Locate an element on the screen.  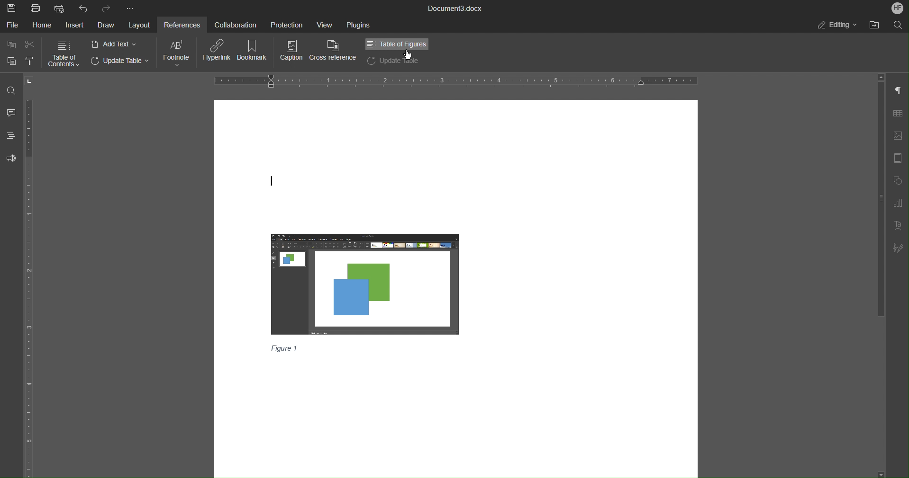
Cut is located at coordinates (30, 44).